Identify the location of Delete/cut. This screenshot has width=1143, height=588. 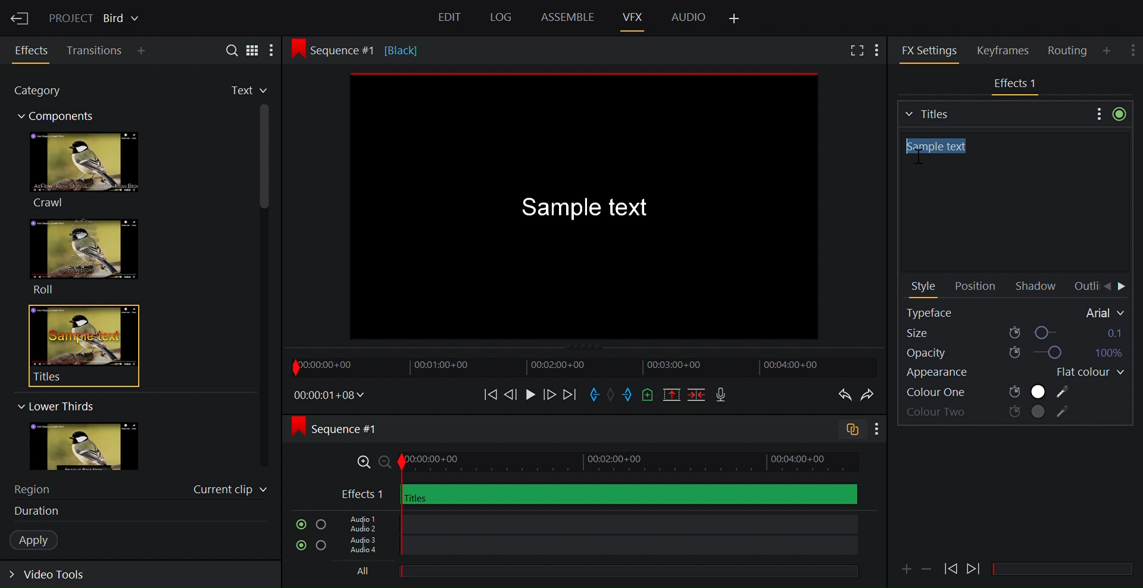
(698, 396).